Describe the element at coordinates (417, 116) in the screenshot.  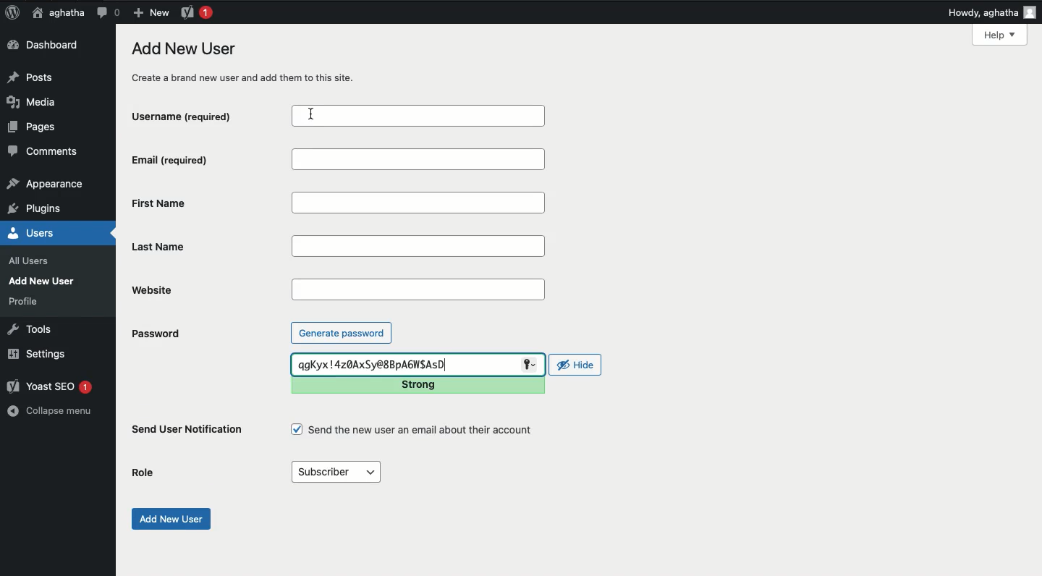
I see `username` at that location.